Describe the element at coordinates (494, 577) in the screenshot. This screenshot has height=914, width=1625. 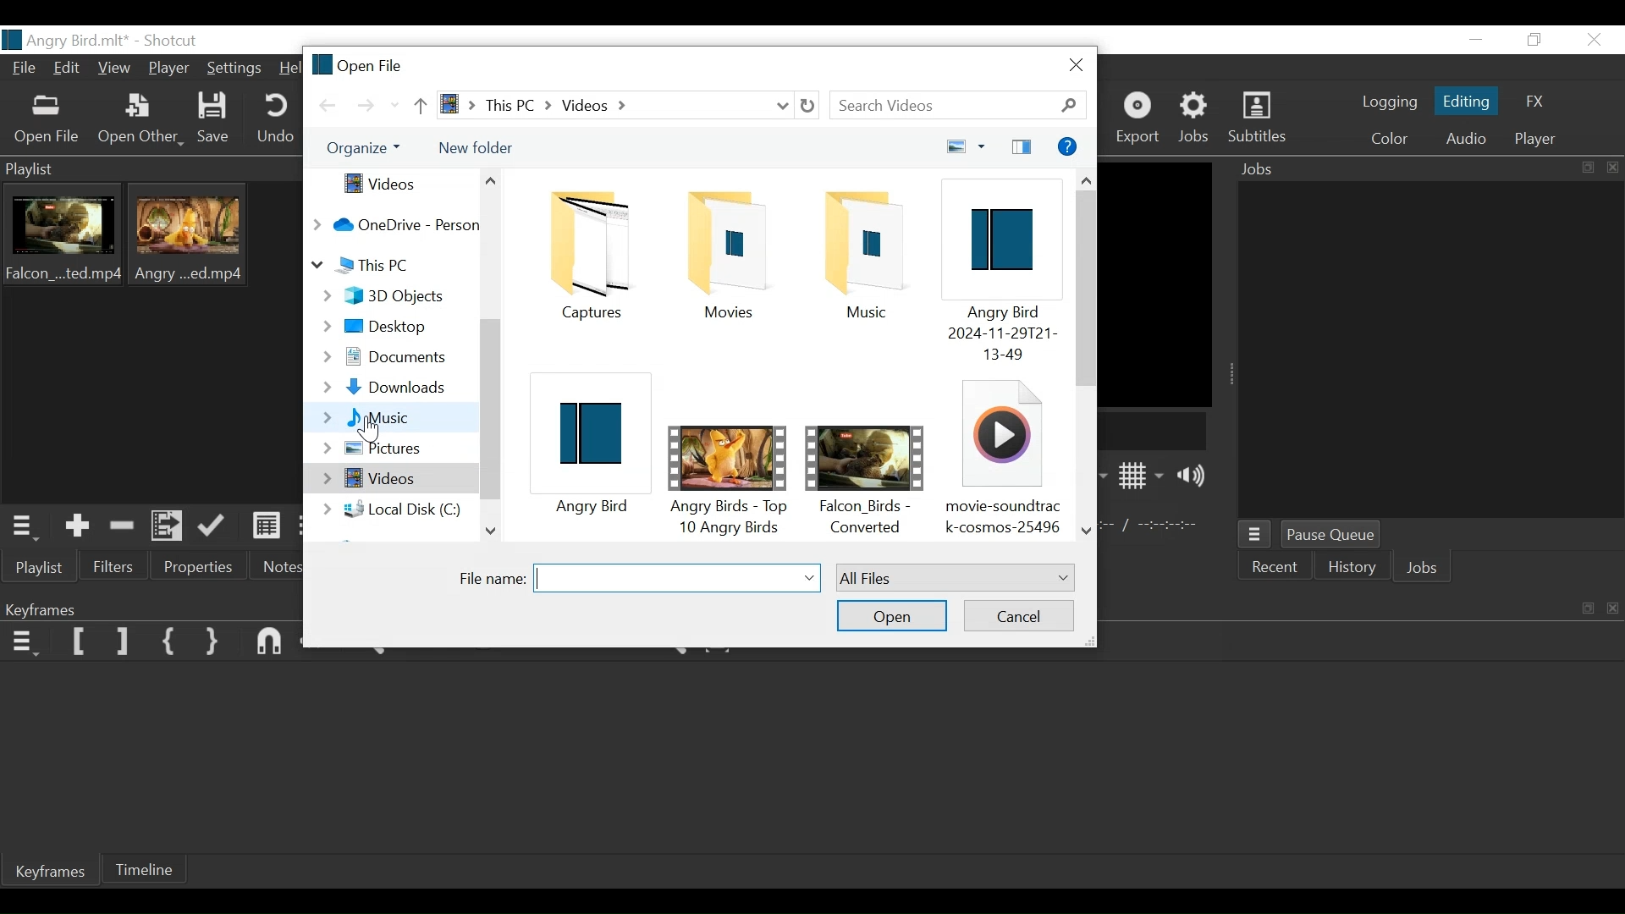
I see `File Name` at that location.